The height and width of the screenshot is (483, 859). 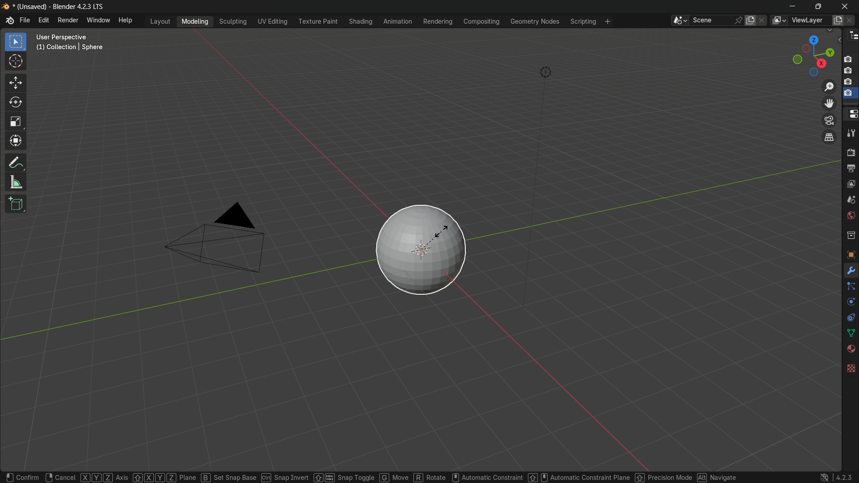 What do you see at coordinates (42, 21) in the screenshot?
I see `edit menu` at bounding box center [42, 21].